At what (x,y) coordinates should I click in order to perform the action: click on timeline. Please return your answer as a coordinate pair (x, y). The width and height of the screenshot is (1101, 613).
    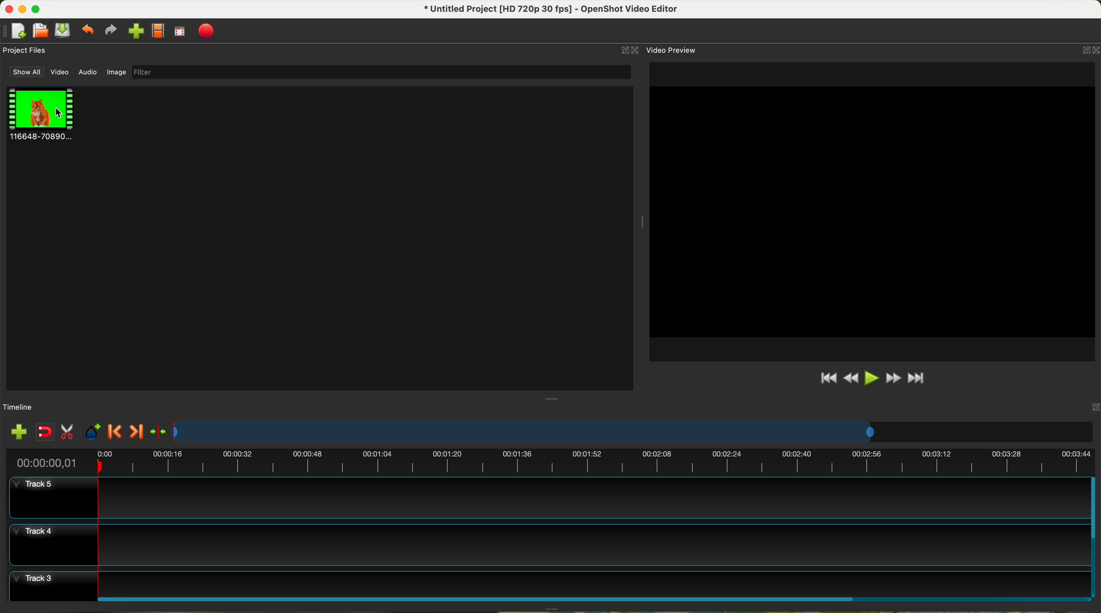
    Looking at the image, I should click on (549, 460).